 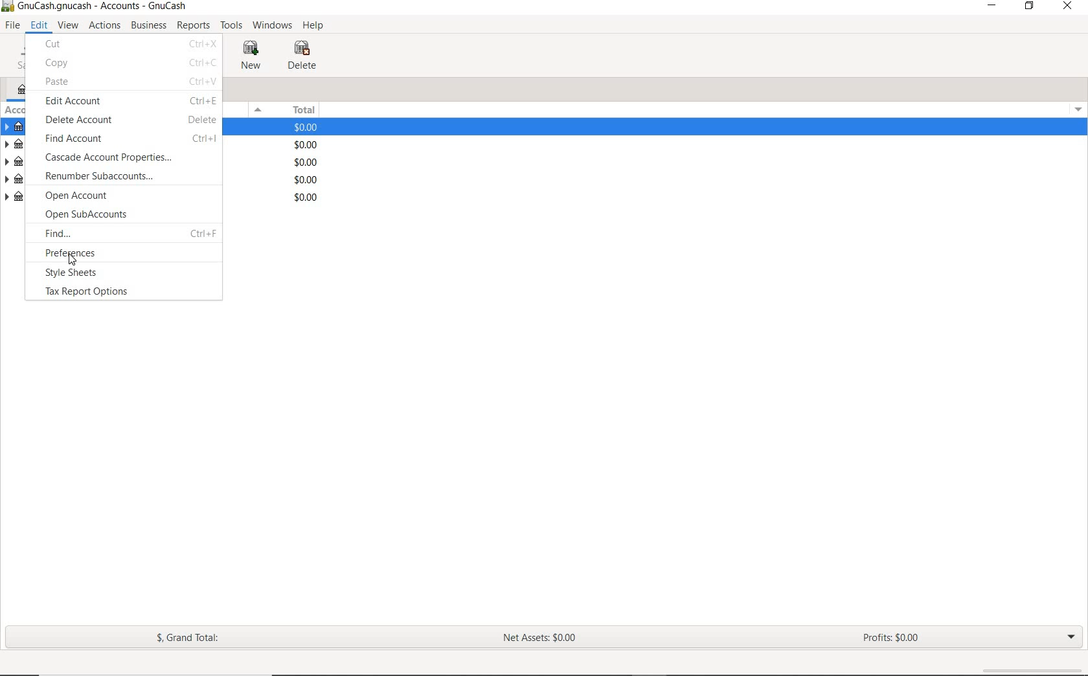 I want to click on TAX REPORT OPTIONS, so click(x=95, y=292).